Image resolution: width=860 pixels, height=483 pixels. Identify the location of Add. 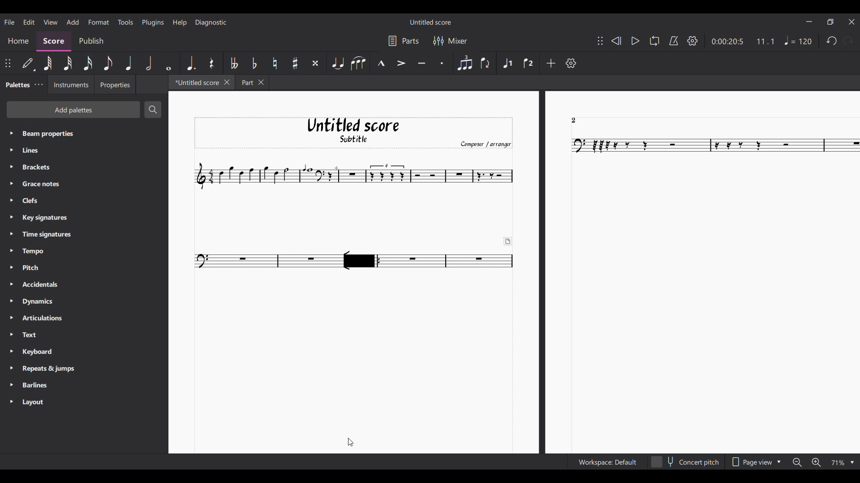
(551, 63).